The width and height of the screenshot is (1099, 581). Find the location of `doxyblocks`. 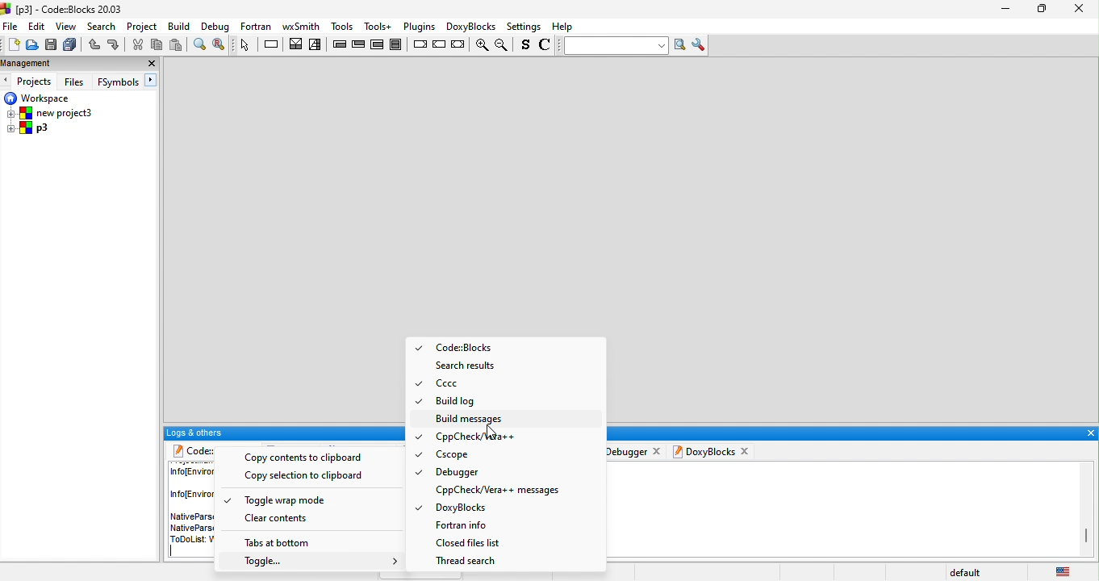

doxyblocks is located at coordinates (487, 509).